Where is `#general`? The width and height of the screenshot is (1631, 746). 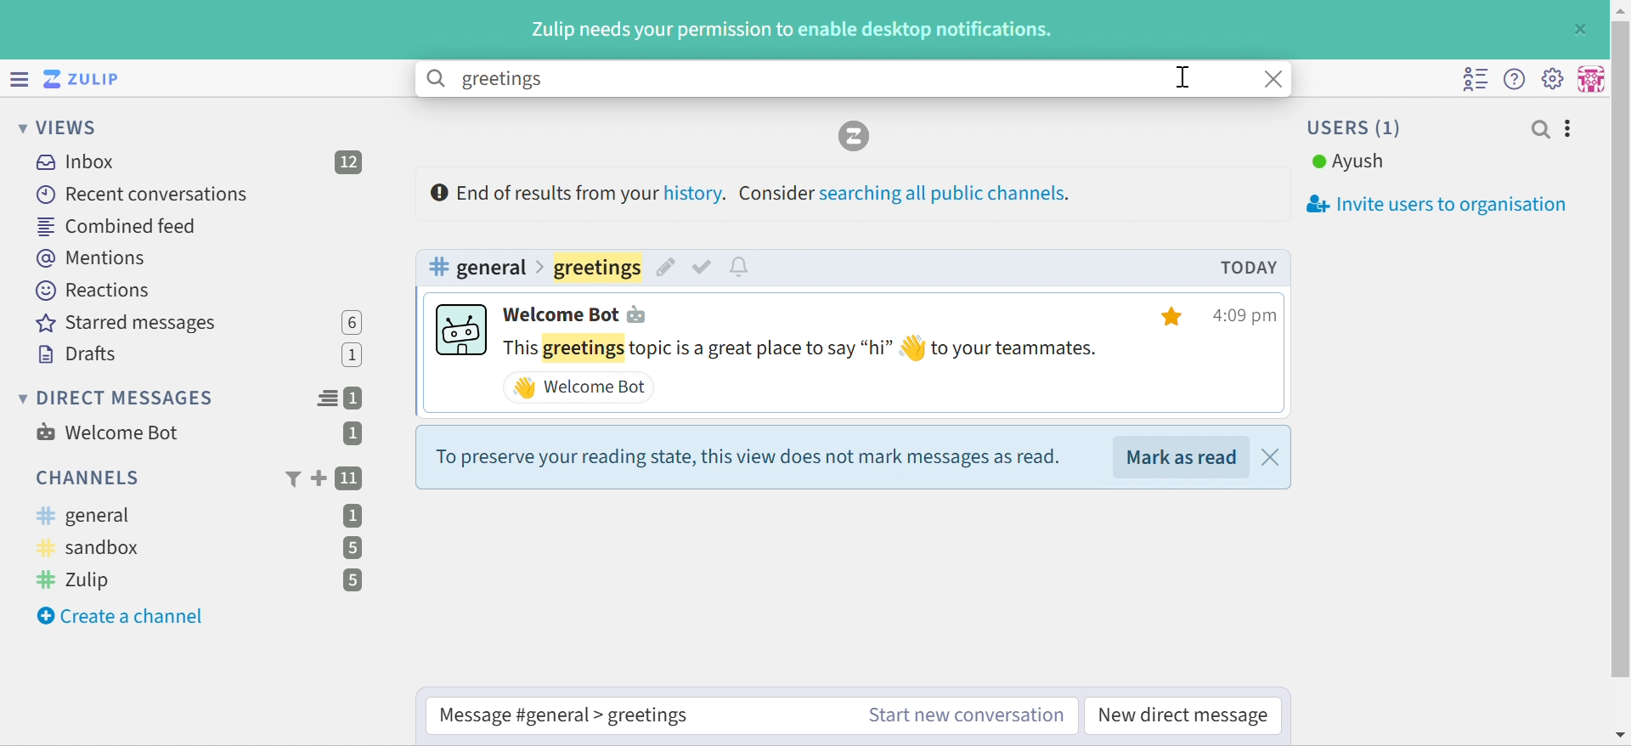 #general is located at coordinates (84, 516).